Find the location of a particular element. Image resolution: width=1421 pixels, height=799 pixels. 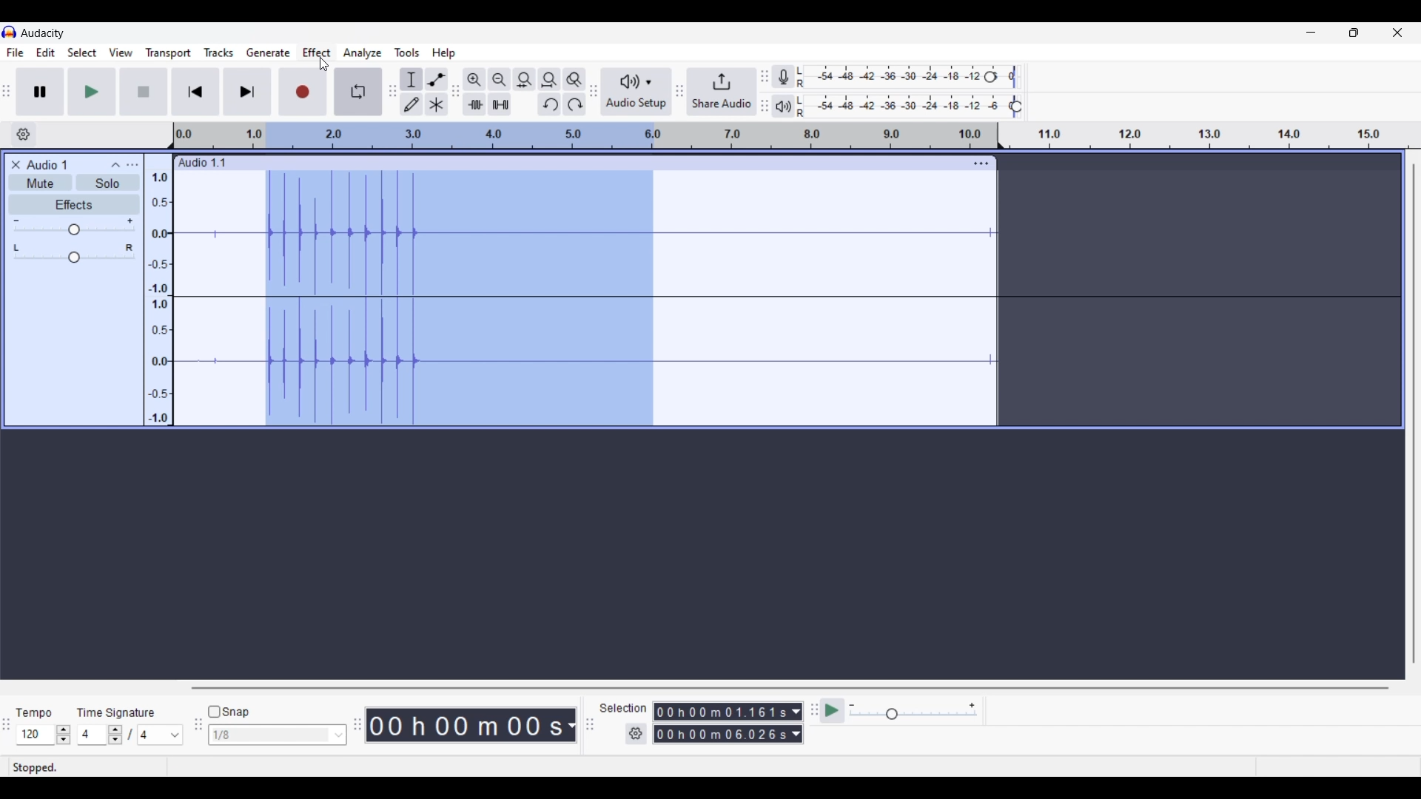

Horizontal slide bar is located at coordinates (790, 688).